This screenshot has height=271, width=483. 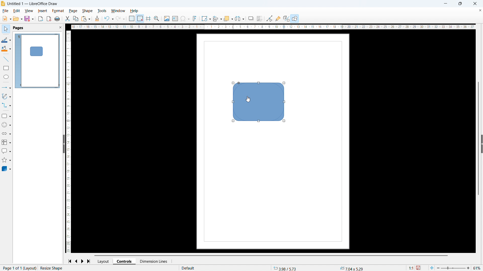 What do you see at coordinates (29, 19) in the screenshot?
I see `save ` at bounding box center [29, 19].